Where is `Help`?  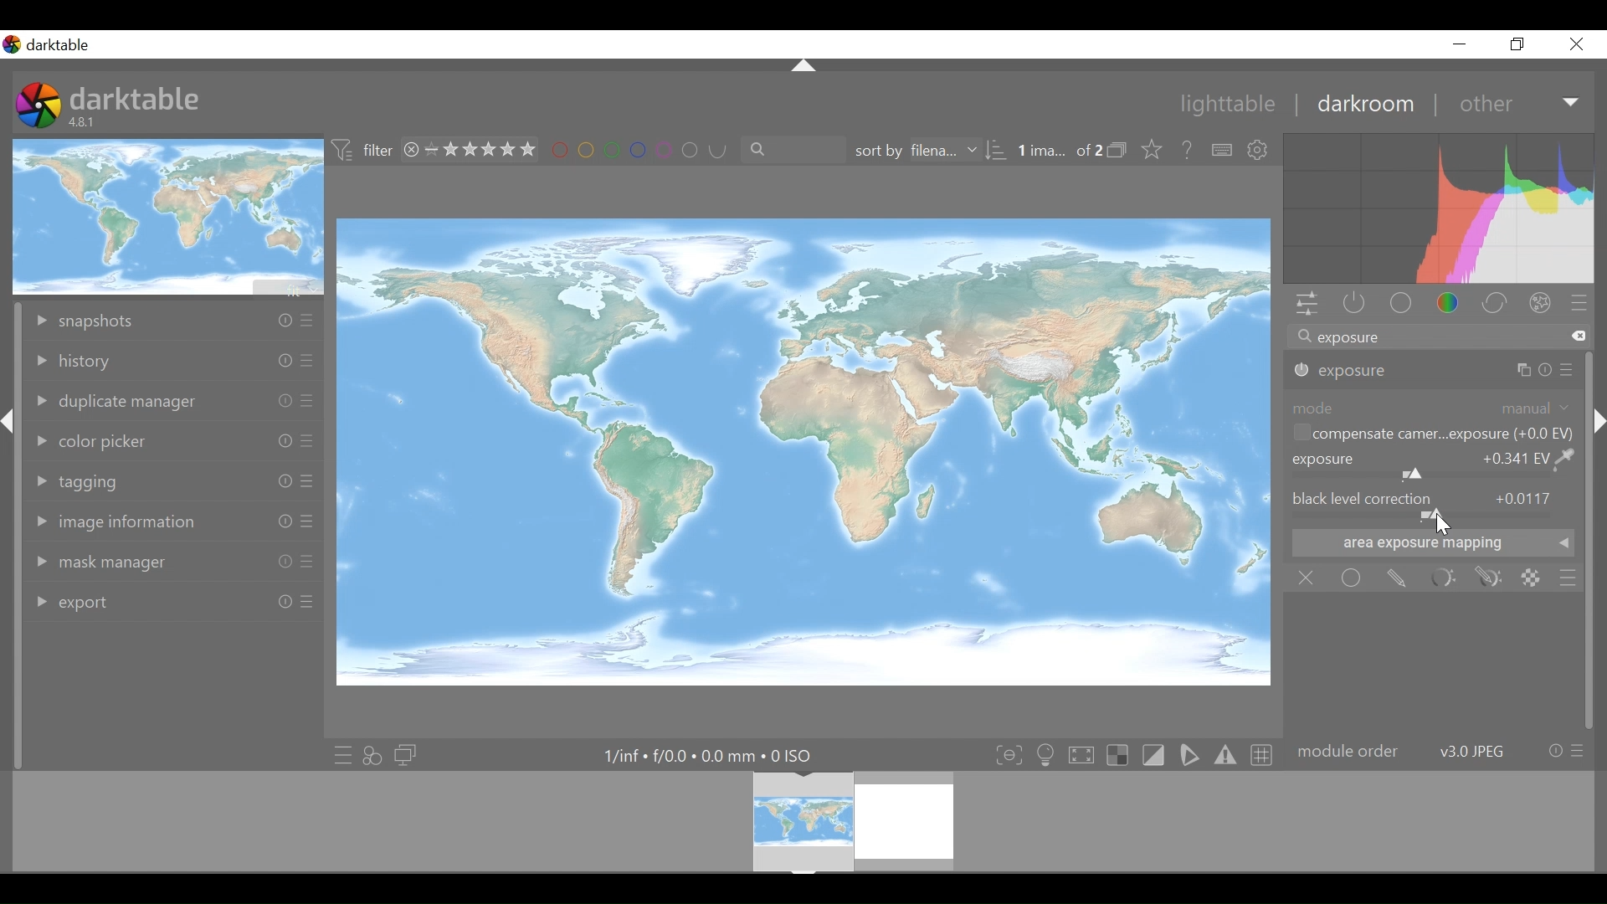 Help is located at coordinates (1187, 148).